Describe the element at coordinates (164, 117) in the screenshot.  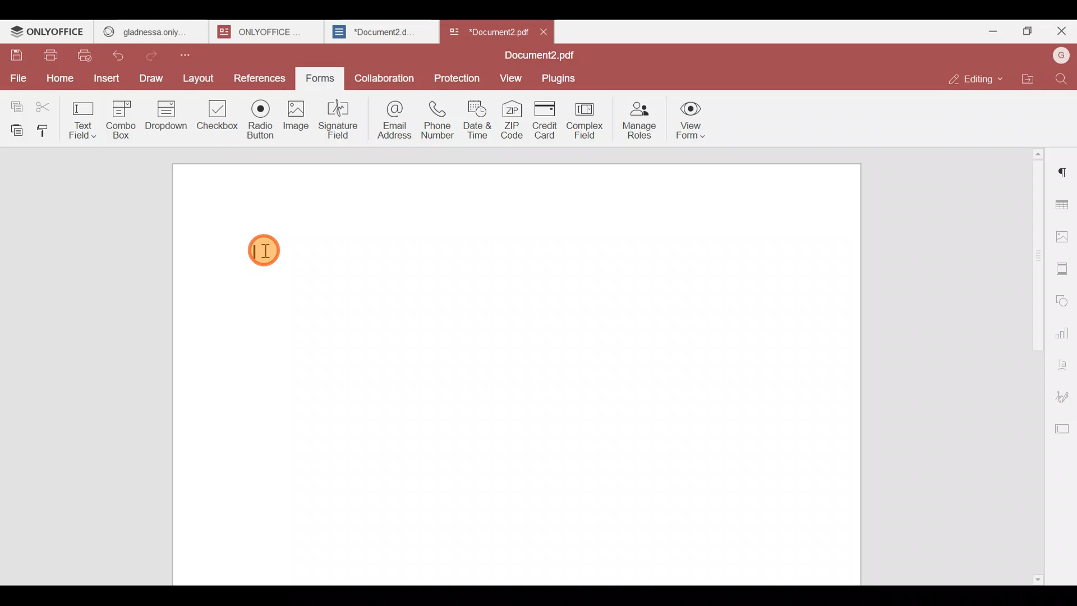
I see `Dropdown` at that location.